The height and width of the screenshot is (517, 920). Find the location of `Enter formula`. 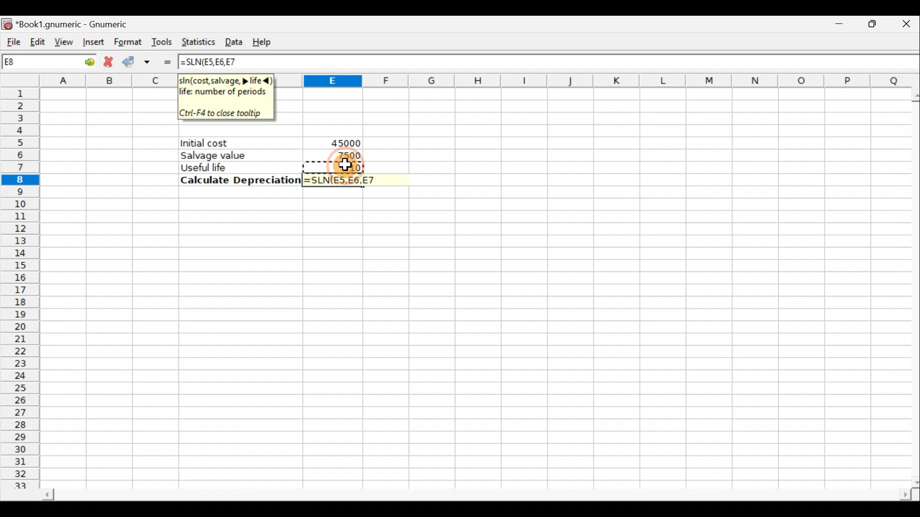

Enter formula is located at coordinates (167, 61).